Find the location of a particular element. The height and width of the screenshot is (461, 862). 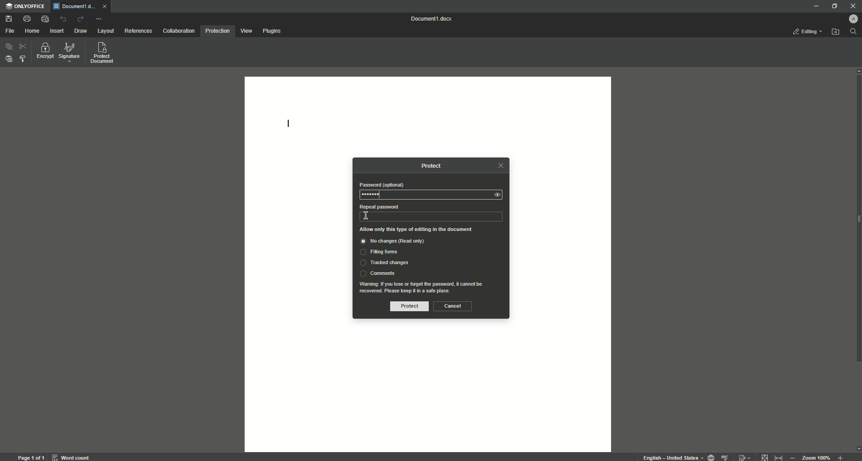

Password is located at coordinates (373, 195).